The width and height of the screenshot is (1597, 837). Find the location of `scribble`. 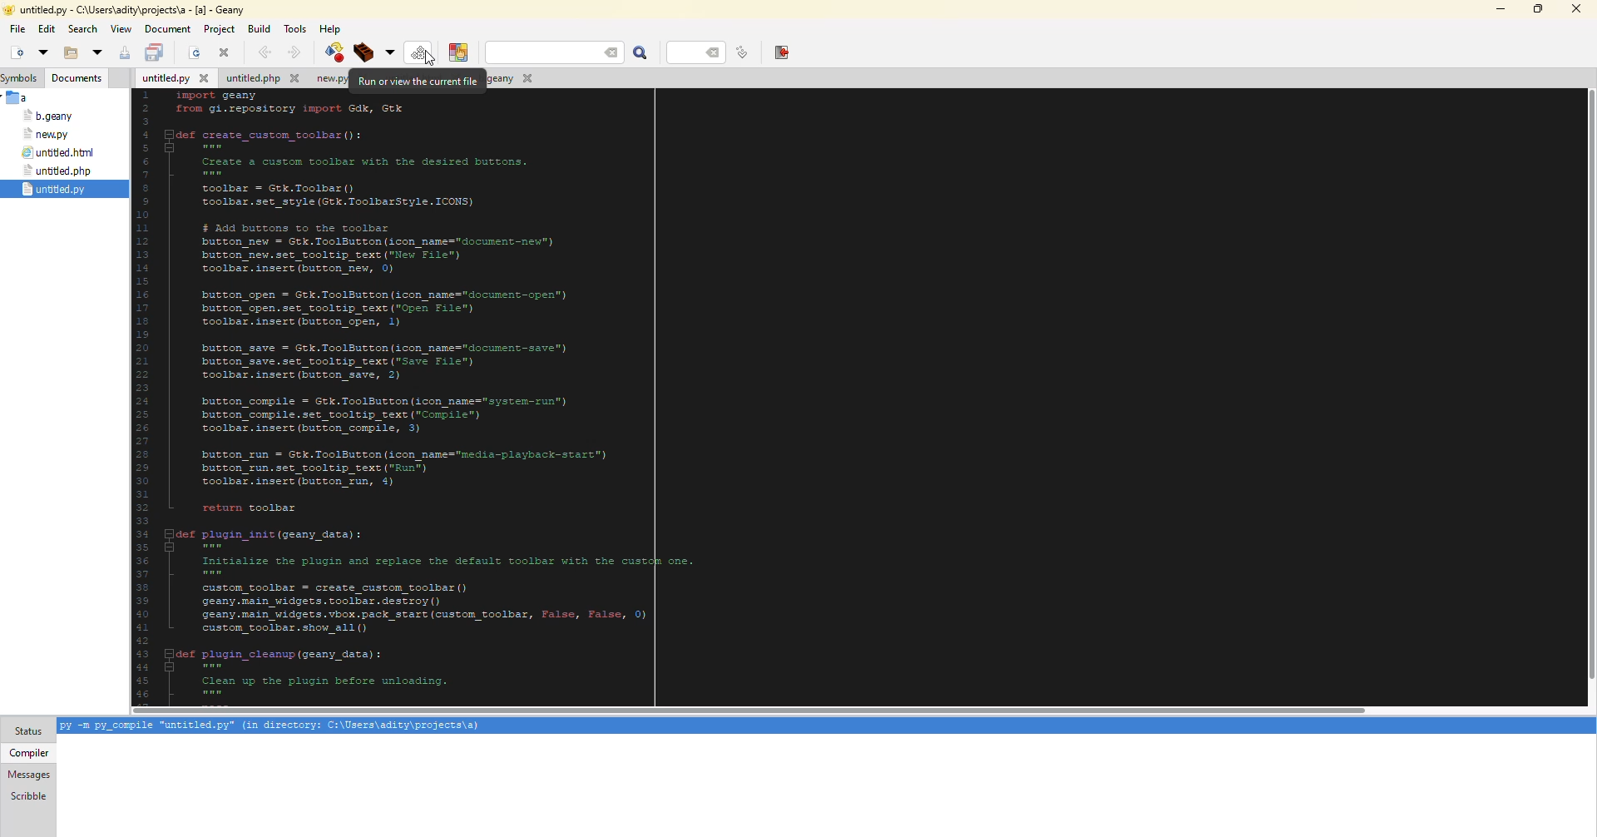

scribble is located at coordinates (29, 795).